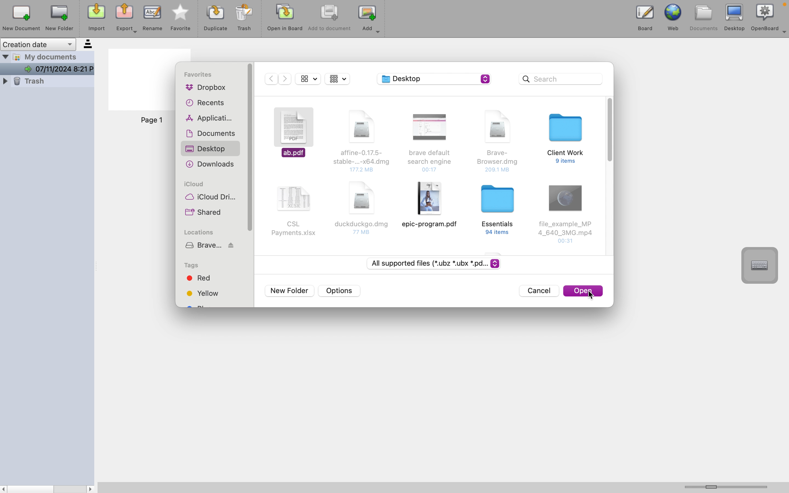  I want to click on desktop, so click(207, 149).